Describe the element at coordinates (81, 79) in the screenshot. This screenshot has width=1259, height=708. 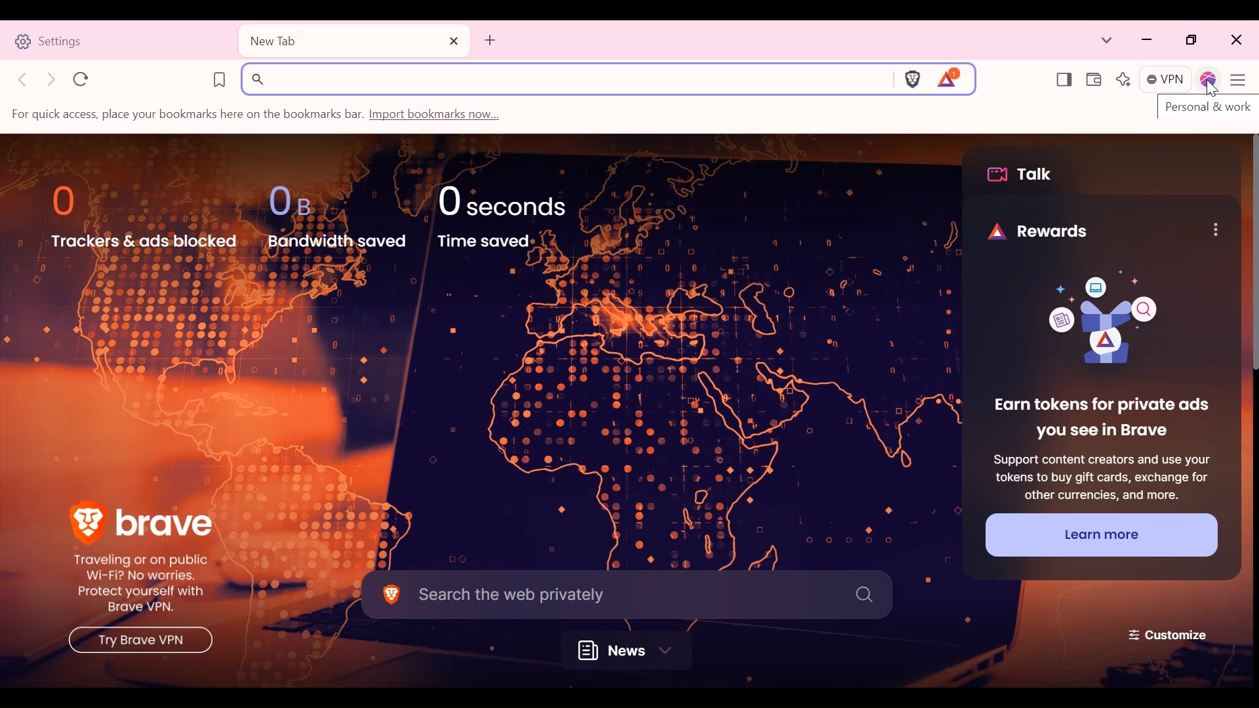
I see `Reload this page` at that location.